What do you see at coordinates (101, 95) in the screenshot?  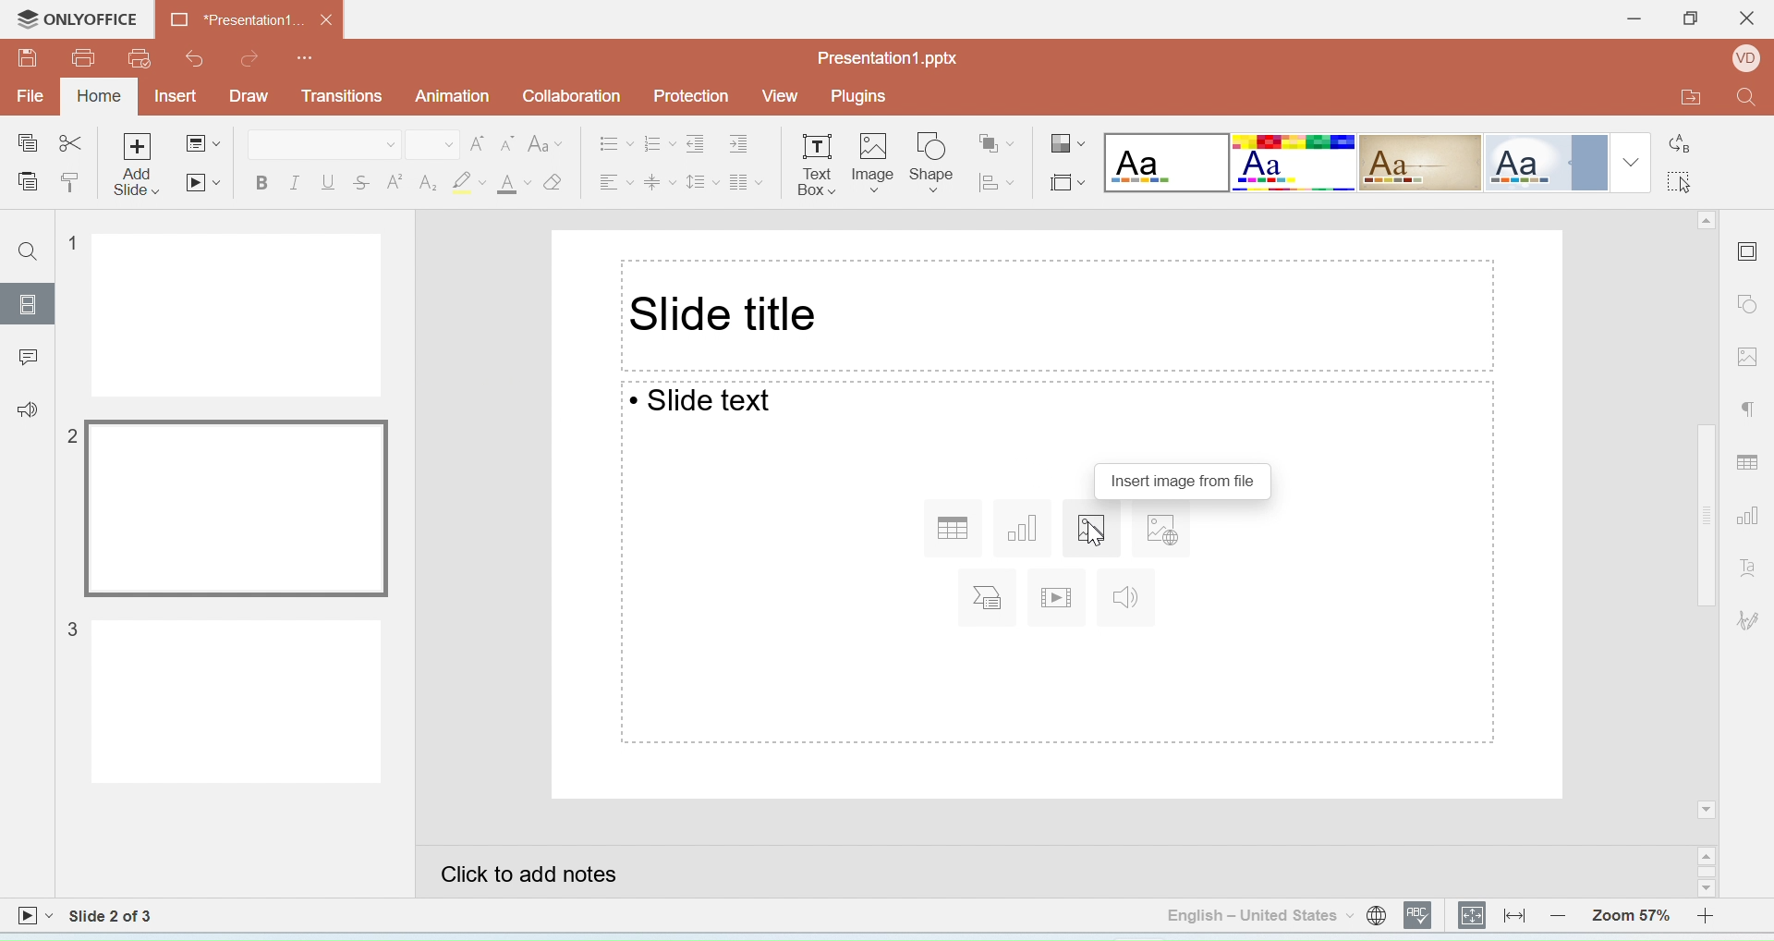 I see `Home` at bounding box center [101, 95].